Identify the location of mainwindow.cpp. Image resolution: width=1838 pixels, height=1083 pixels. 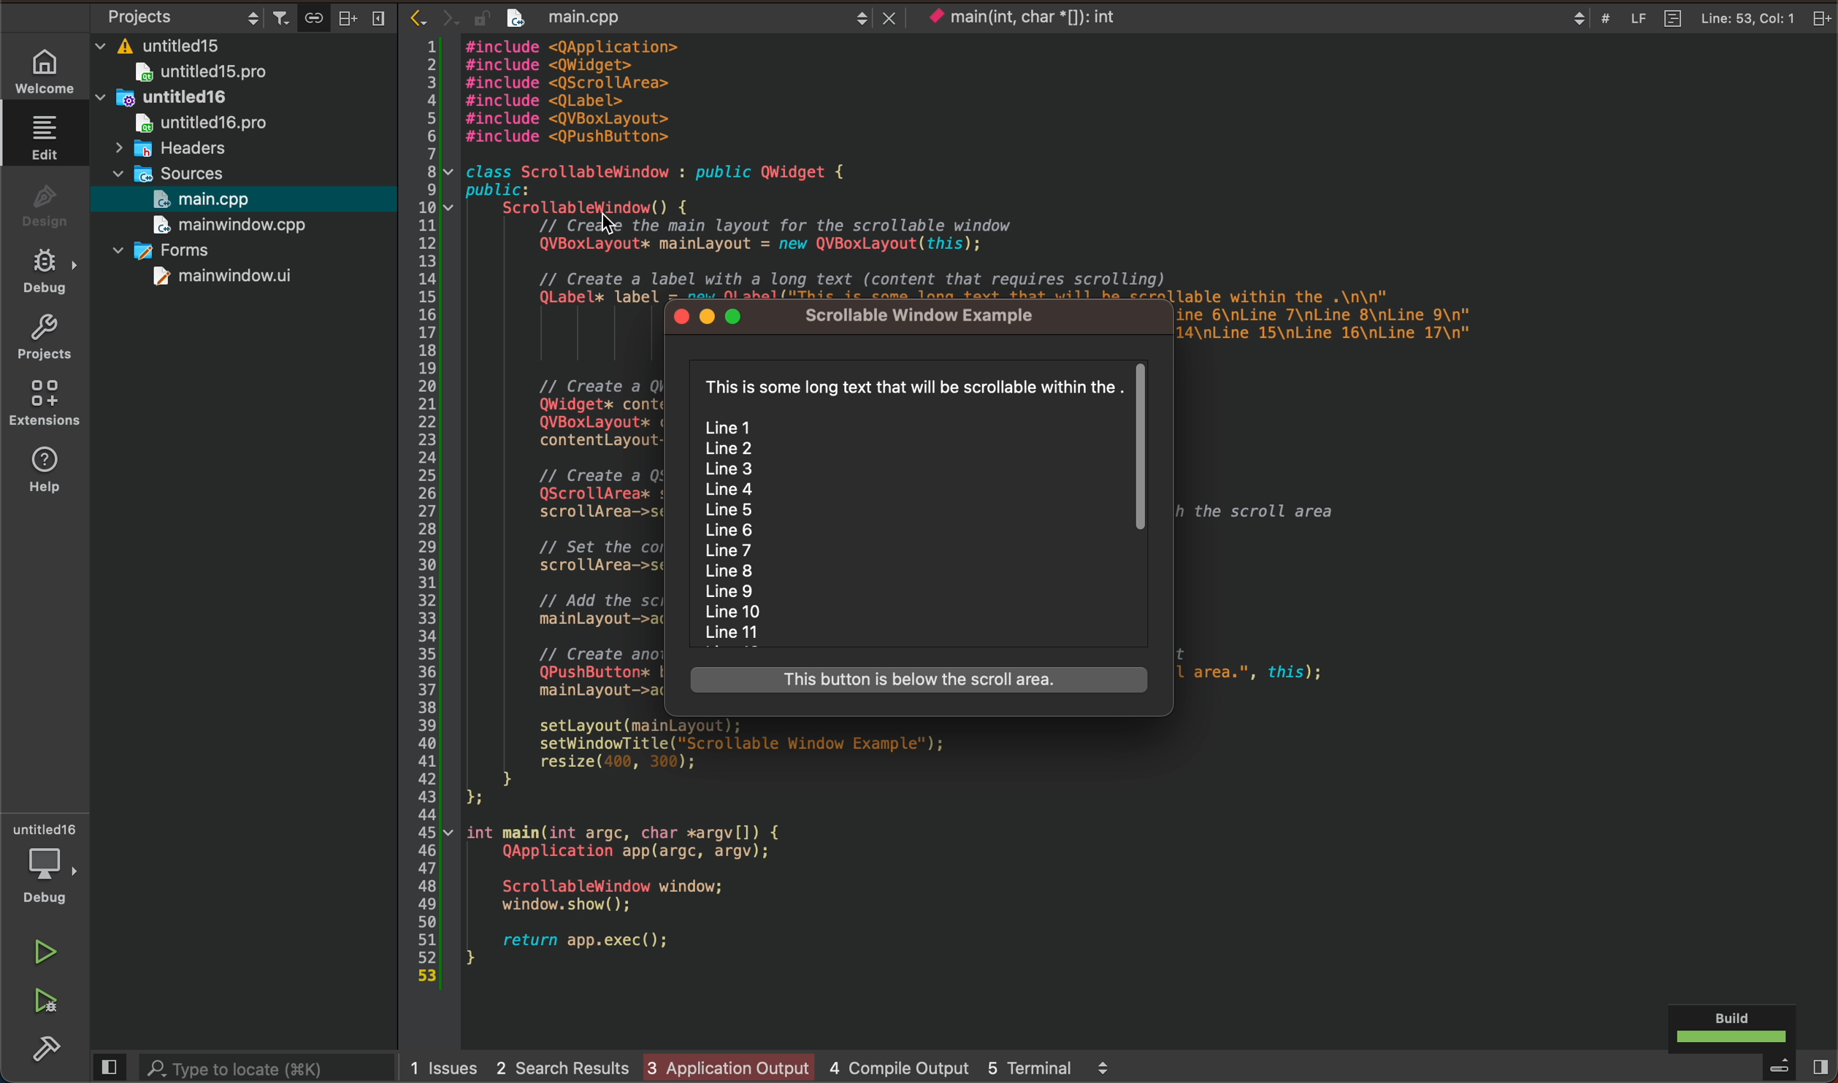
(223, 226).